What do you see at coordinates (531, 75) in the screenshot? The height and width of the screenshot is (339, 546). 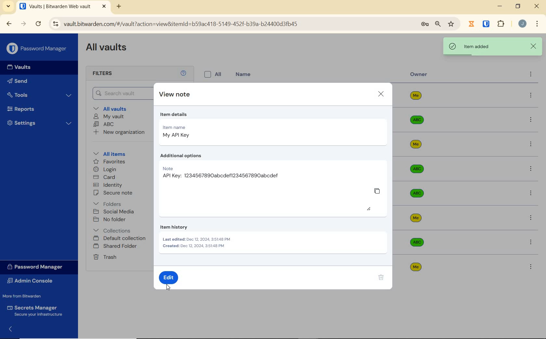 I see `more options` at bounding box center [531, 75].